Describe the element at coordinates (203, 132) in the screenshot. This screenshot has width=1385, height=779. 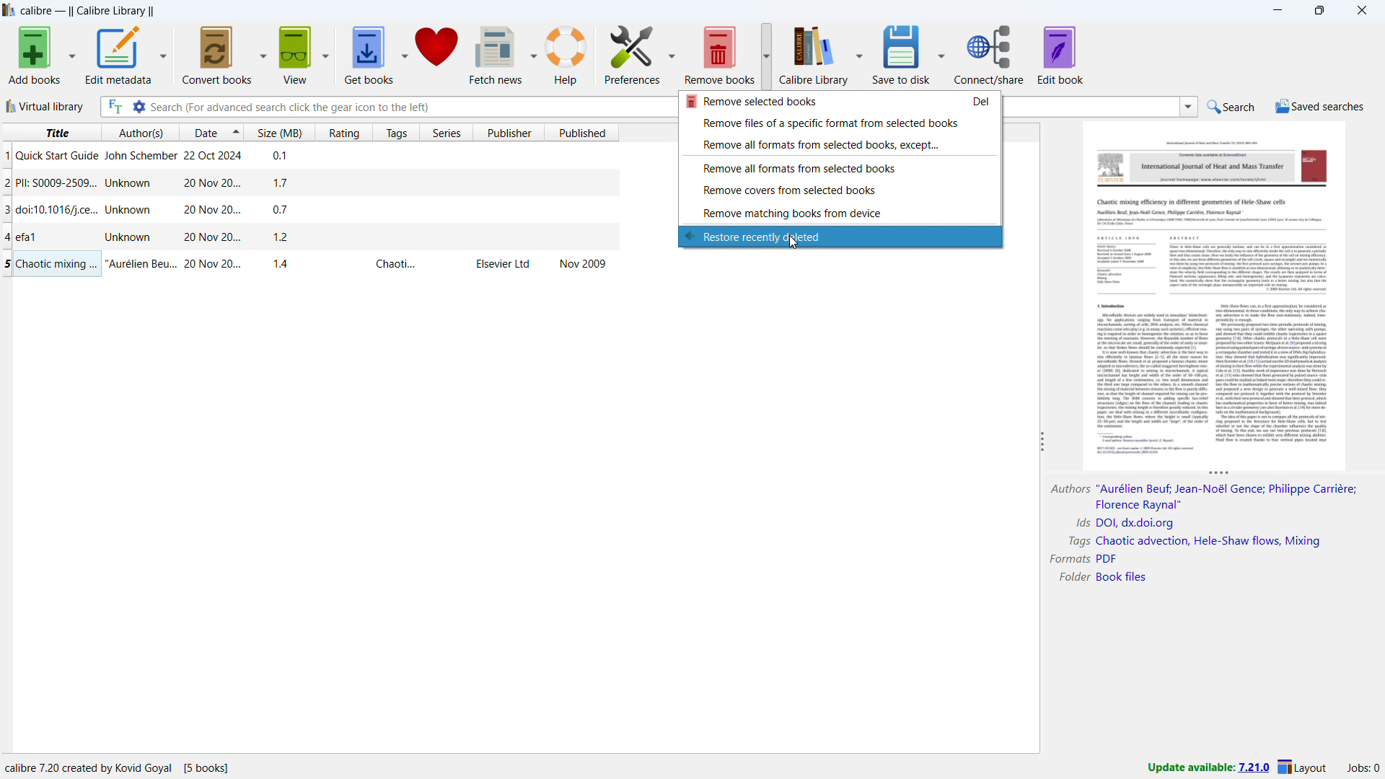
I see `sort by date` at that location.